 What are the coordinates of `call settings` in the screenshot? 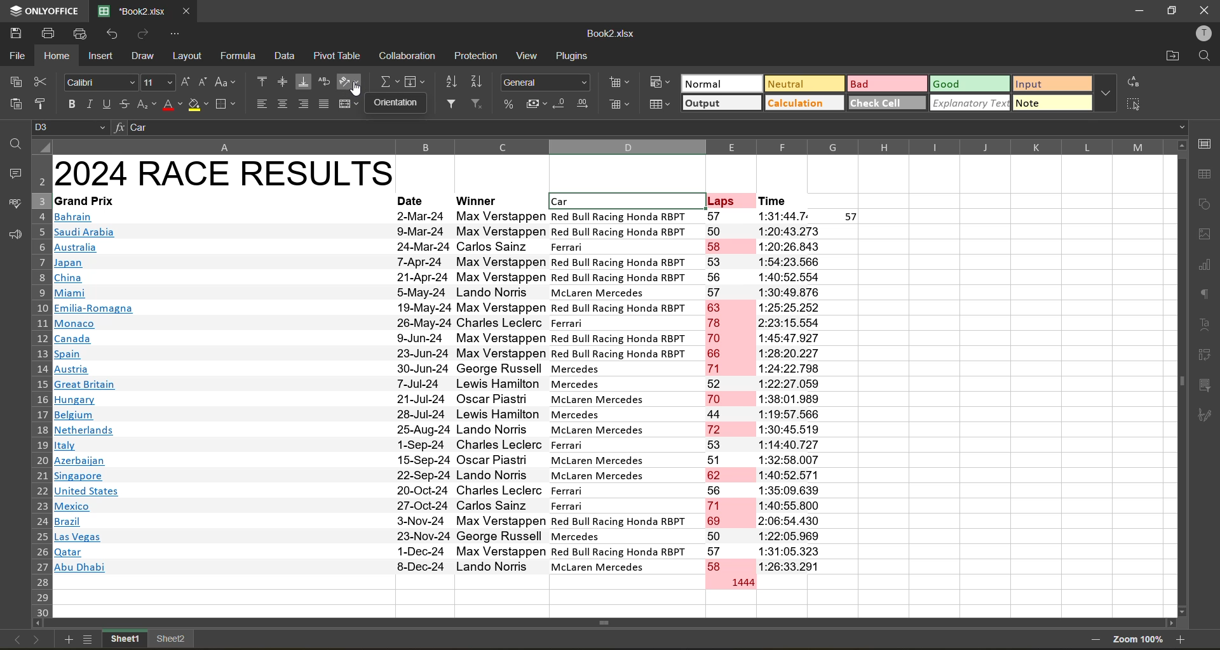 It's located at (1207, 144).